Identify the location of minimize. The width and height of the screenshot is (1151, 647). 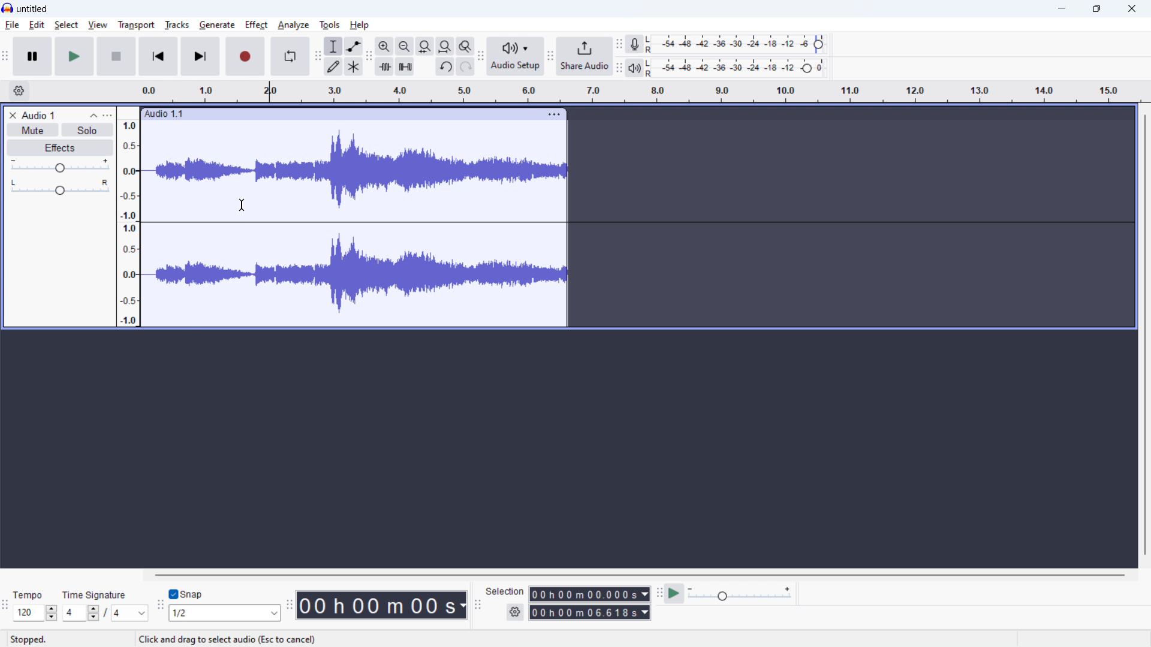
(1061, 9).